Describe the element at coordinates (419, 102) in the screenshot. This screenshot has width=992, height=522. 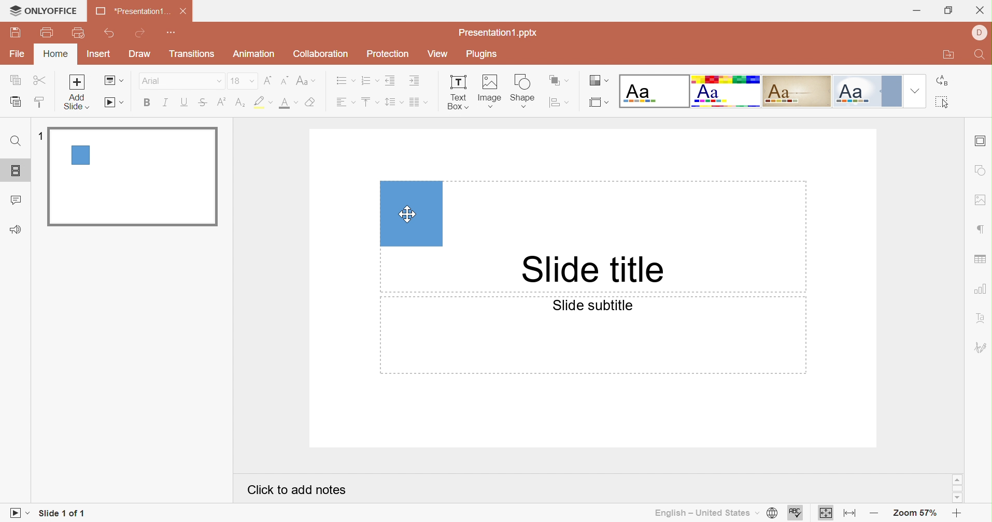
I see `Insert columns` at that location.